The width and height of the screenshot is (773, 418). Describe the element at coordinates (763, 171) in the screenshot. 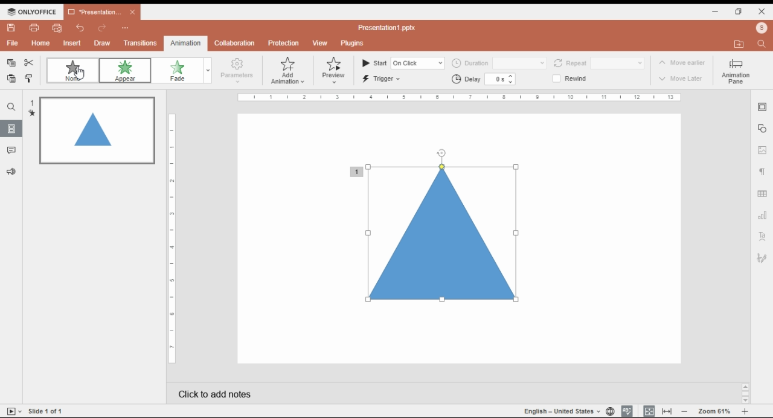

I see `paragraph  settings` at that location.